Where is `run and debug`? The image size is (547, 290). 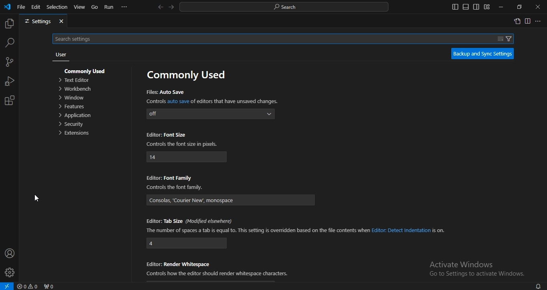
run and debug is located at coordinates (10, 82).